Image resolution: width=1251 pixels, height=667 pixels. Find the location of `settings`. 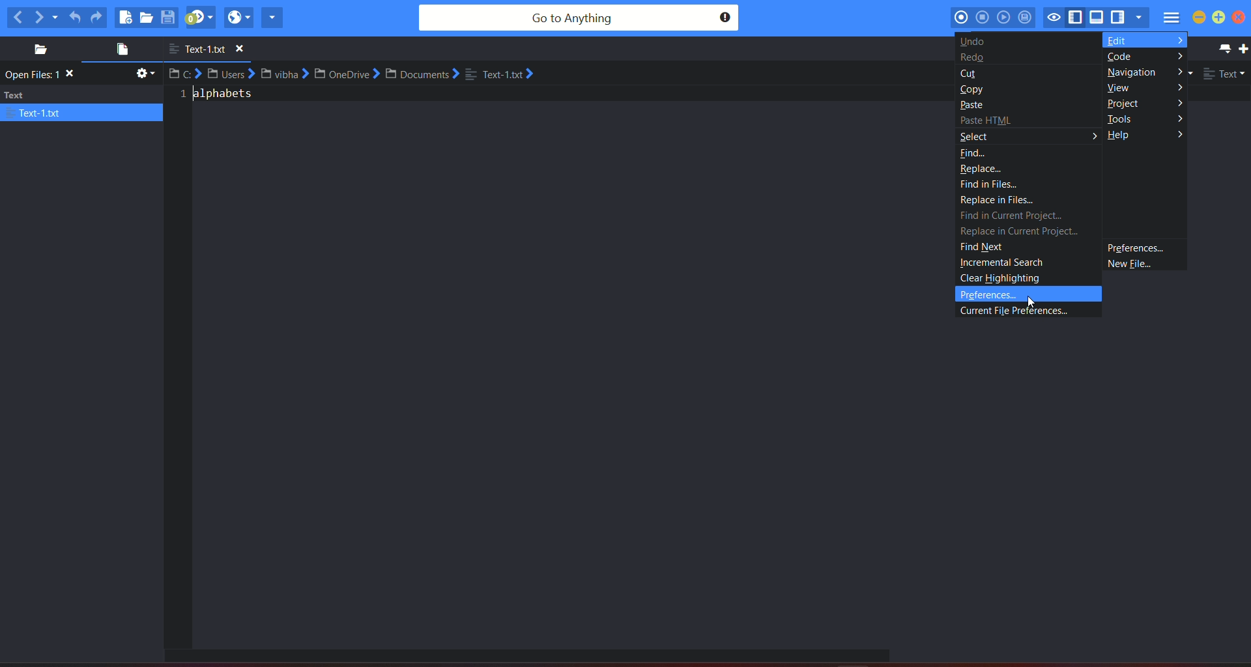

settings is located at coordinates (143, 76).